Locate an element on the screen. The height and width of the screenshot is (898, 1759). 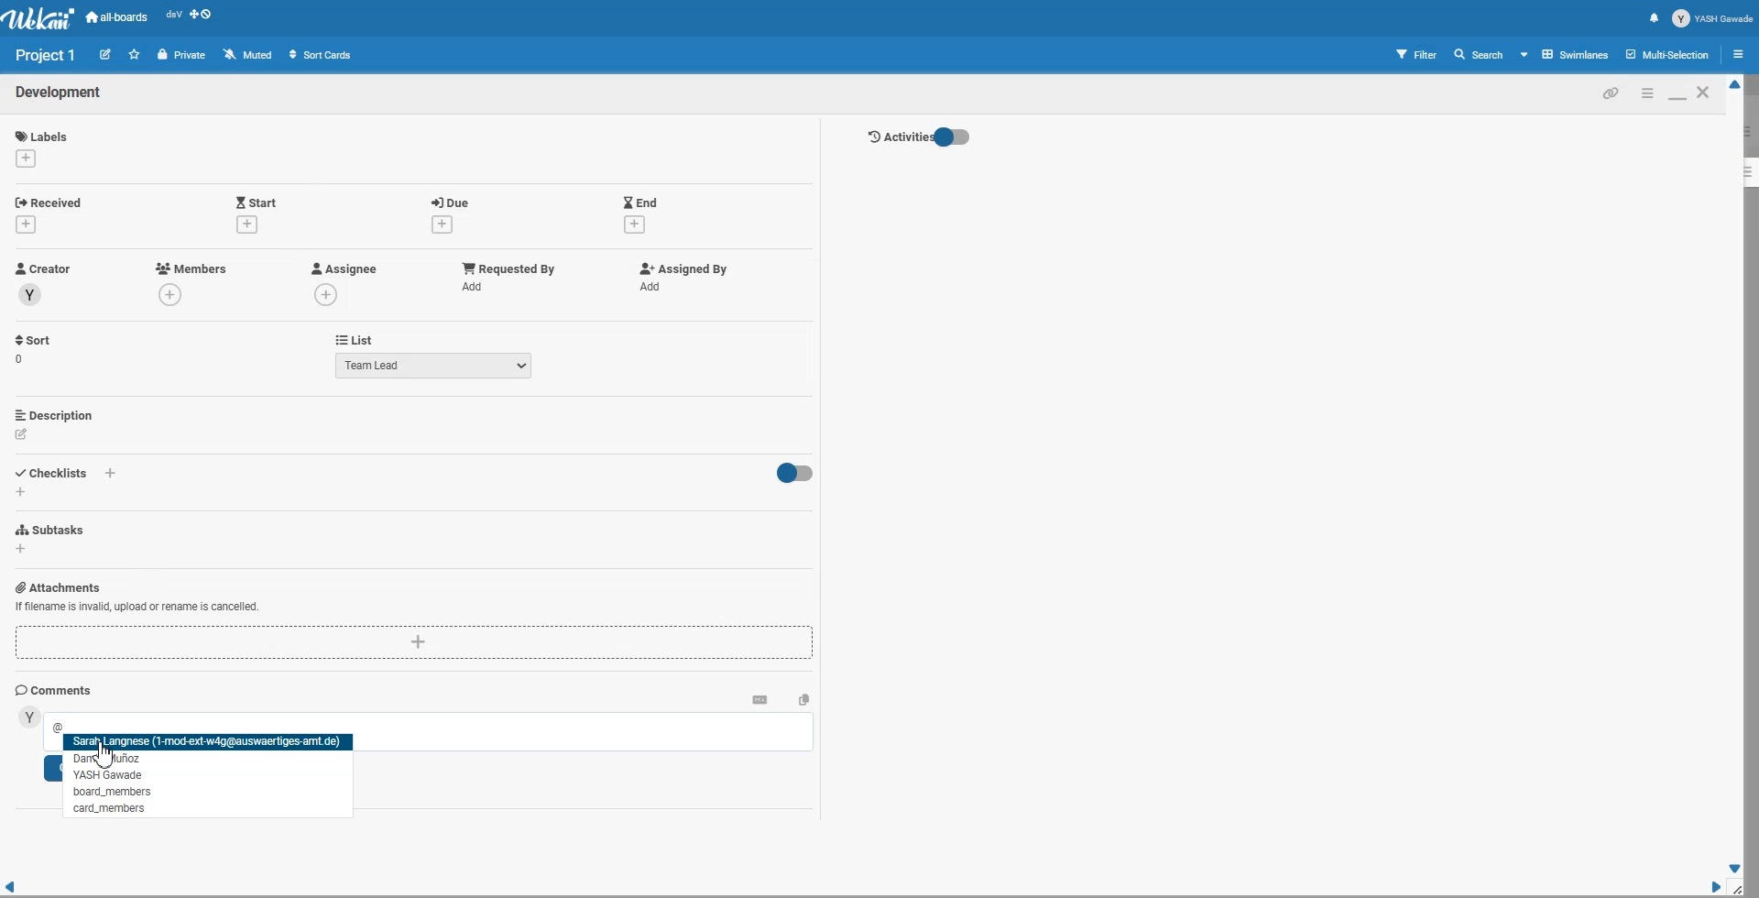
Add Checklist is located at coordinates (55, 471).